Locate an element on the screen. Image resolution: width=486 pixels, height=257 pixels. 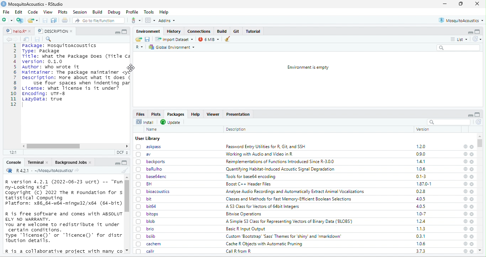
close is located at coordinates (472, 192).